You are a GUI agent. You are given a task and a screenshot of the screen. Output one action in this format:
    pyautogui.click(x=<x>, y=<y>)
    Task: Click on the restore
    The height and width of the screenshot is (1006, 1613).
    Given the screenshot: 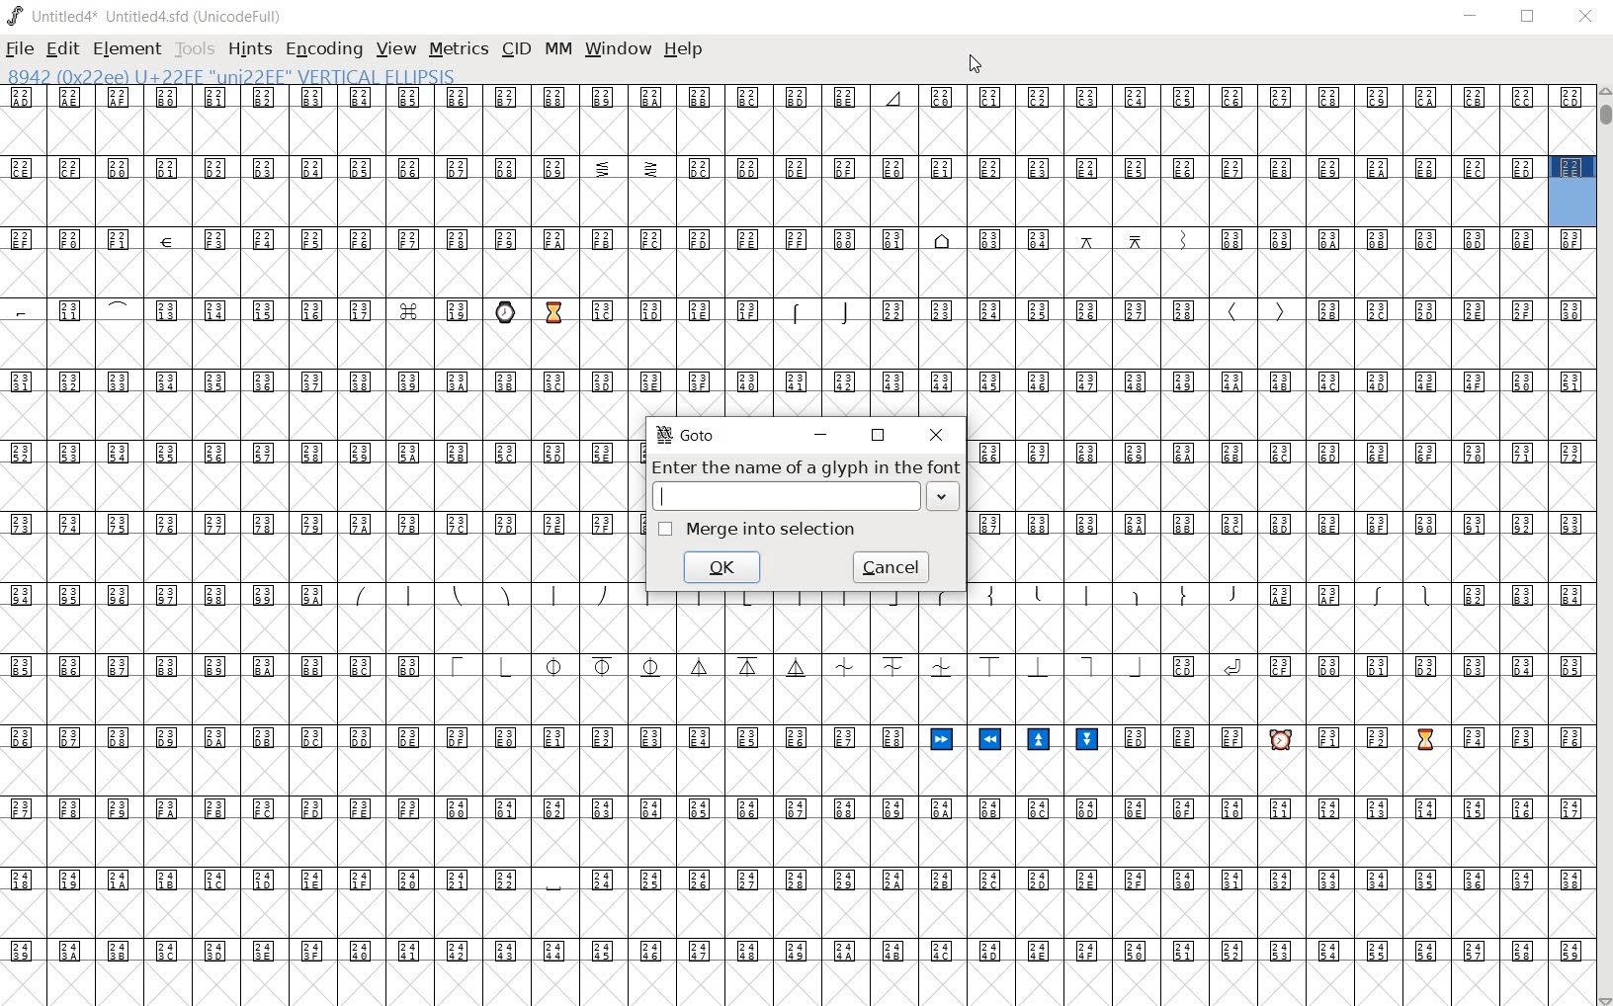 What is the action you would take?
    pyautogui.click(x=880, y=436)
    